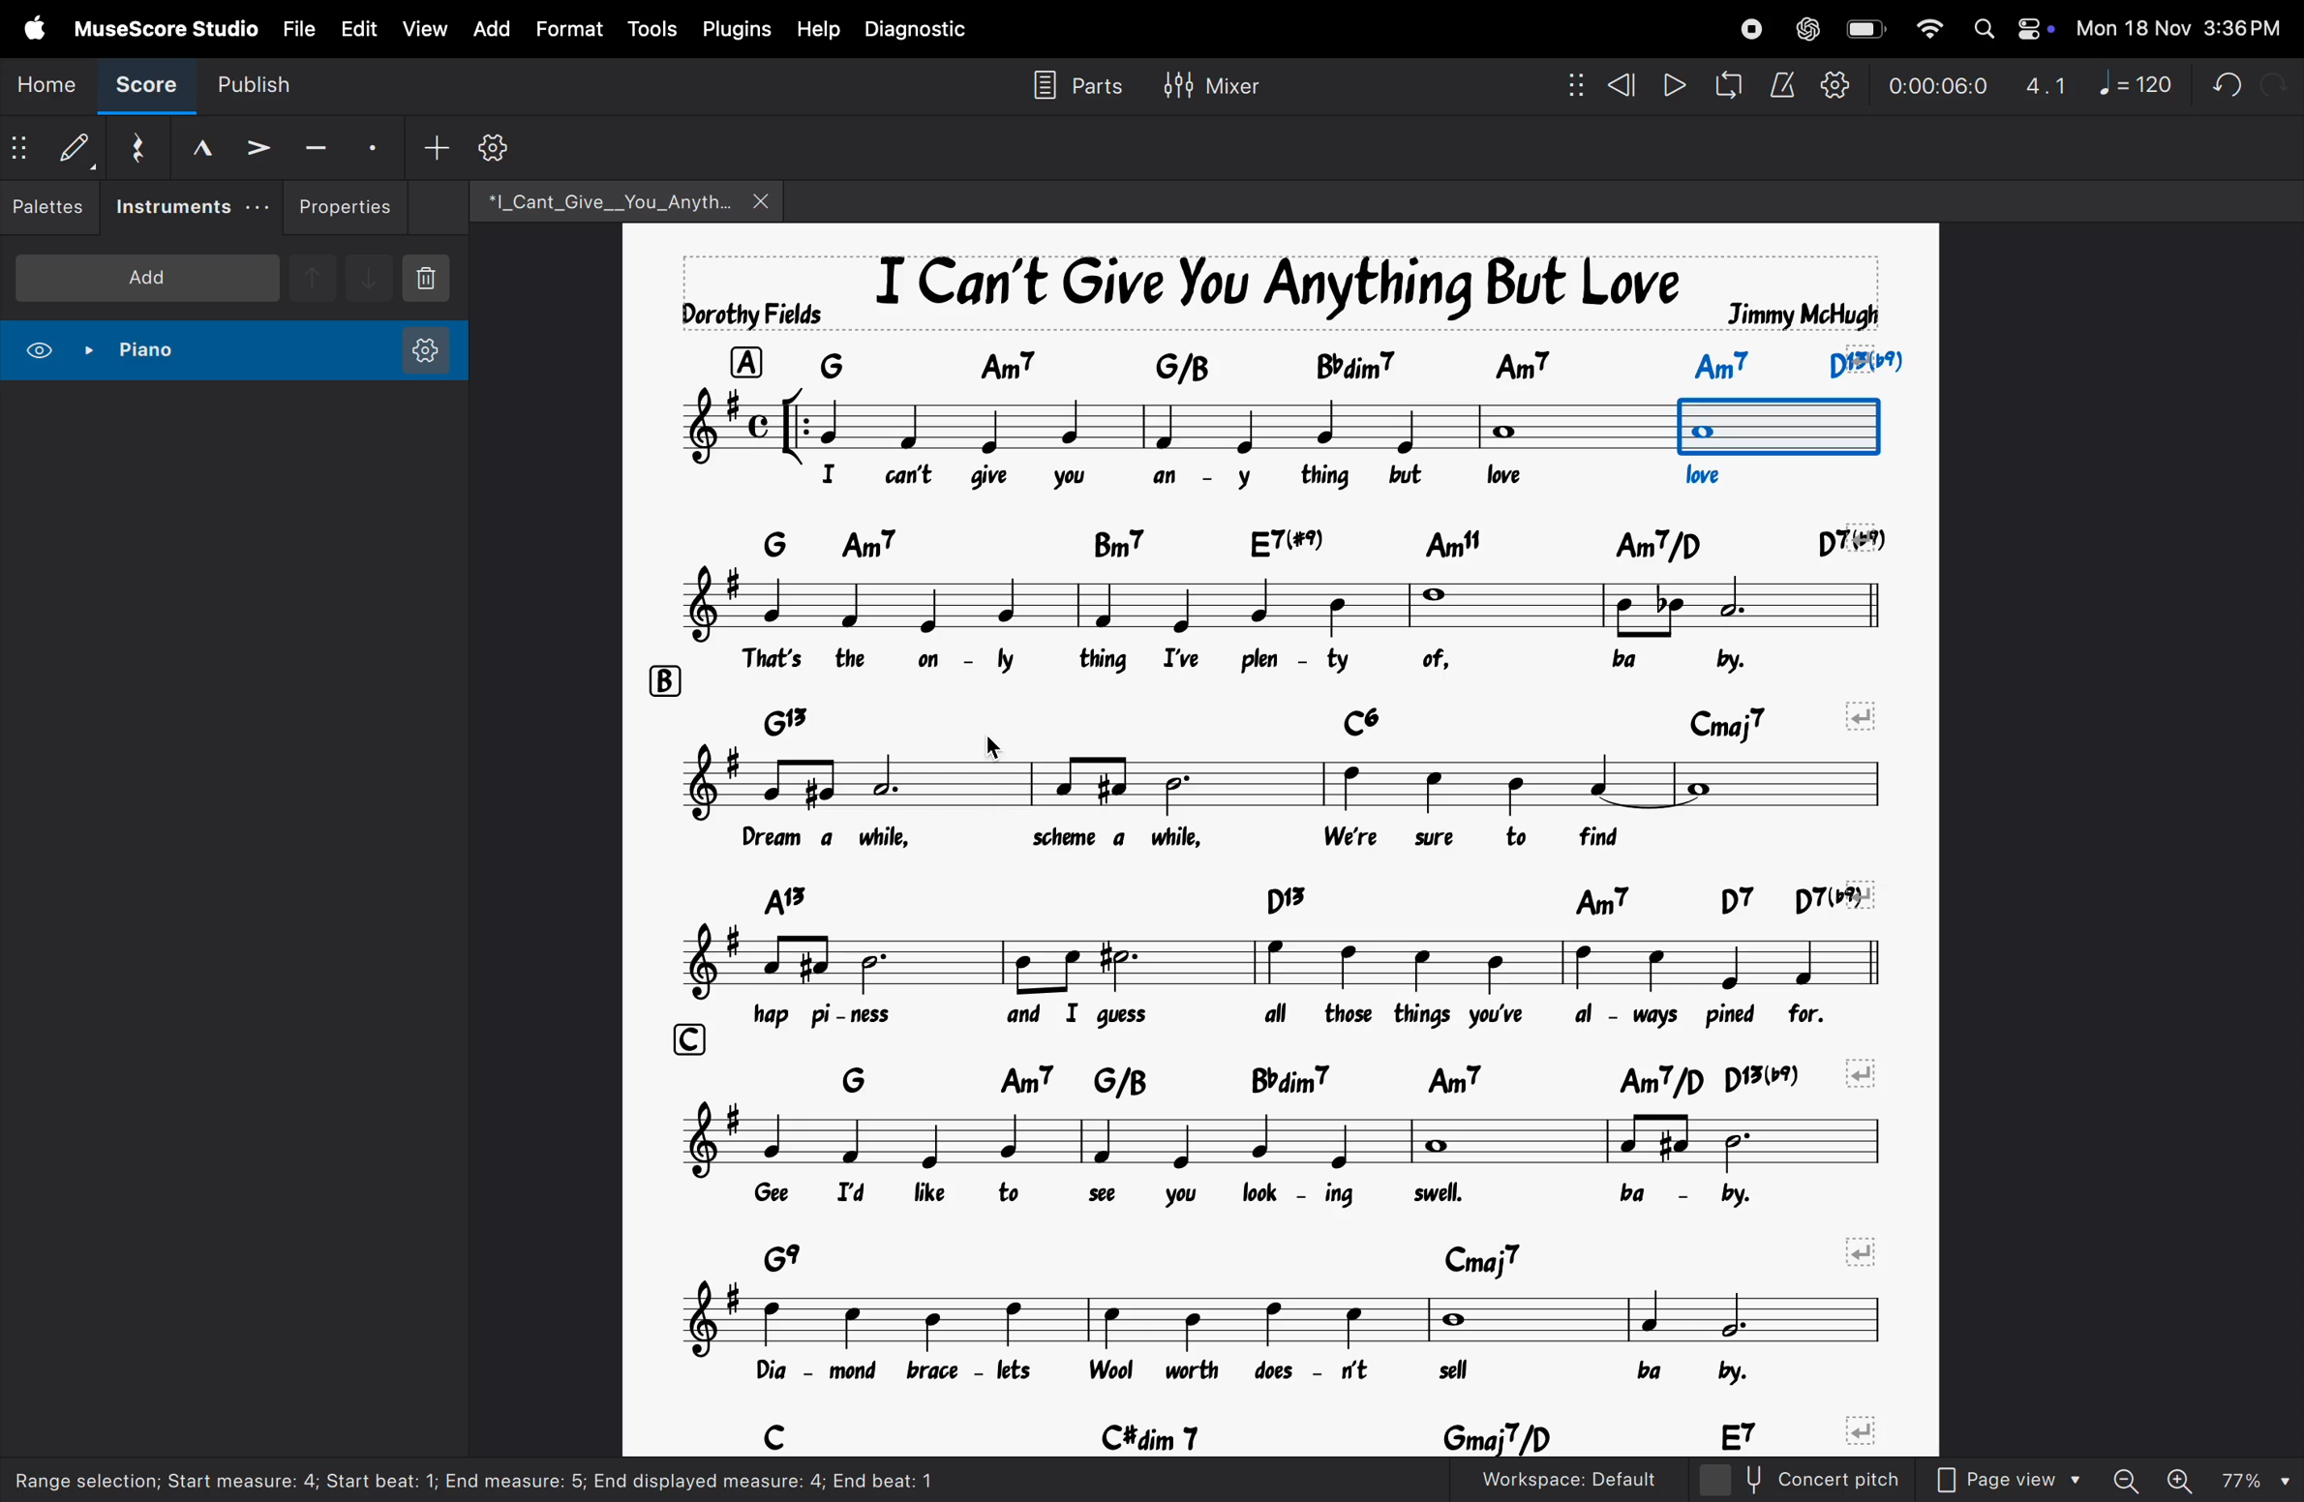 Image resolution: width=2304 pixels, height=1502 pixels. What do you see at coordinates (1316, 715) in the screenshot?
I see `chord symbols` at bounding box center [1316, 715].